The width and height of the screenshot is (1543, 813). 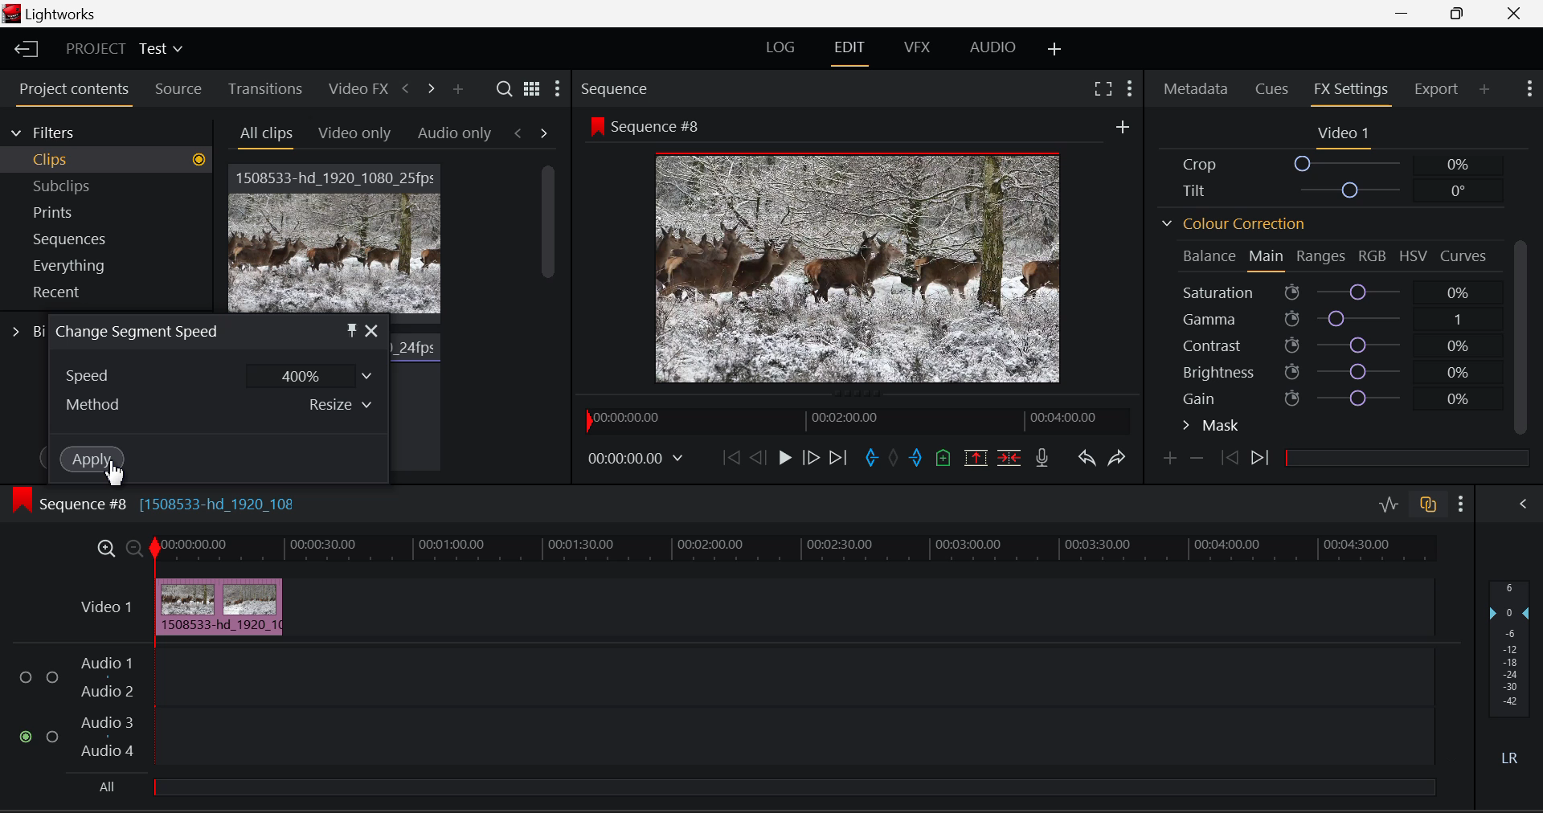 What do you see at coordinates (1514, 14) in the screenshot?
I see `Close` at bounding box center [1514, 14].